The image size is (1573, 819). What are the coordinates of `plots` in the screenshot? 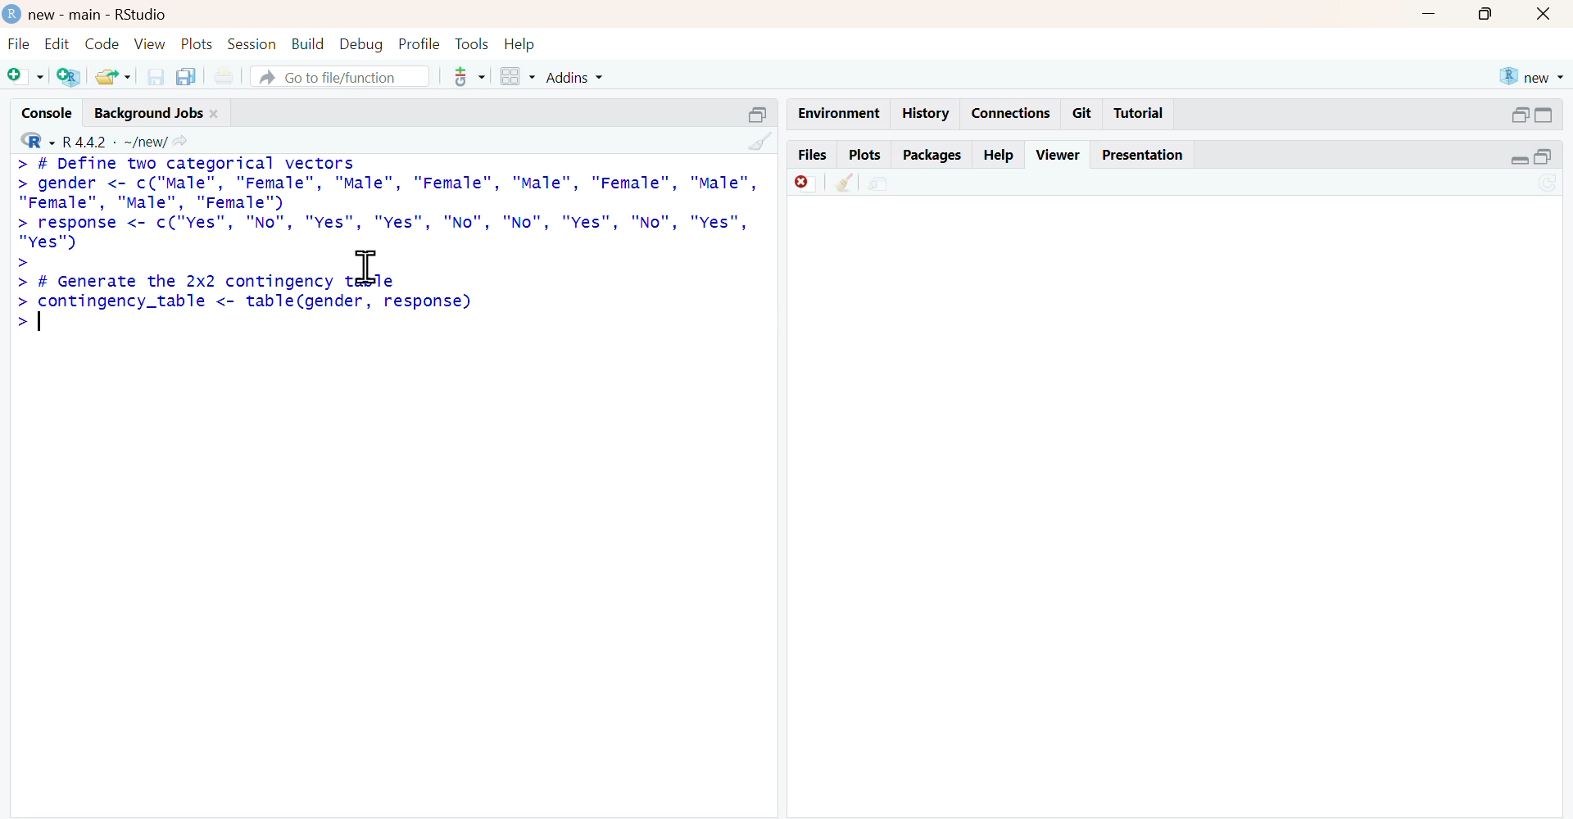 It's located at (867, 155).